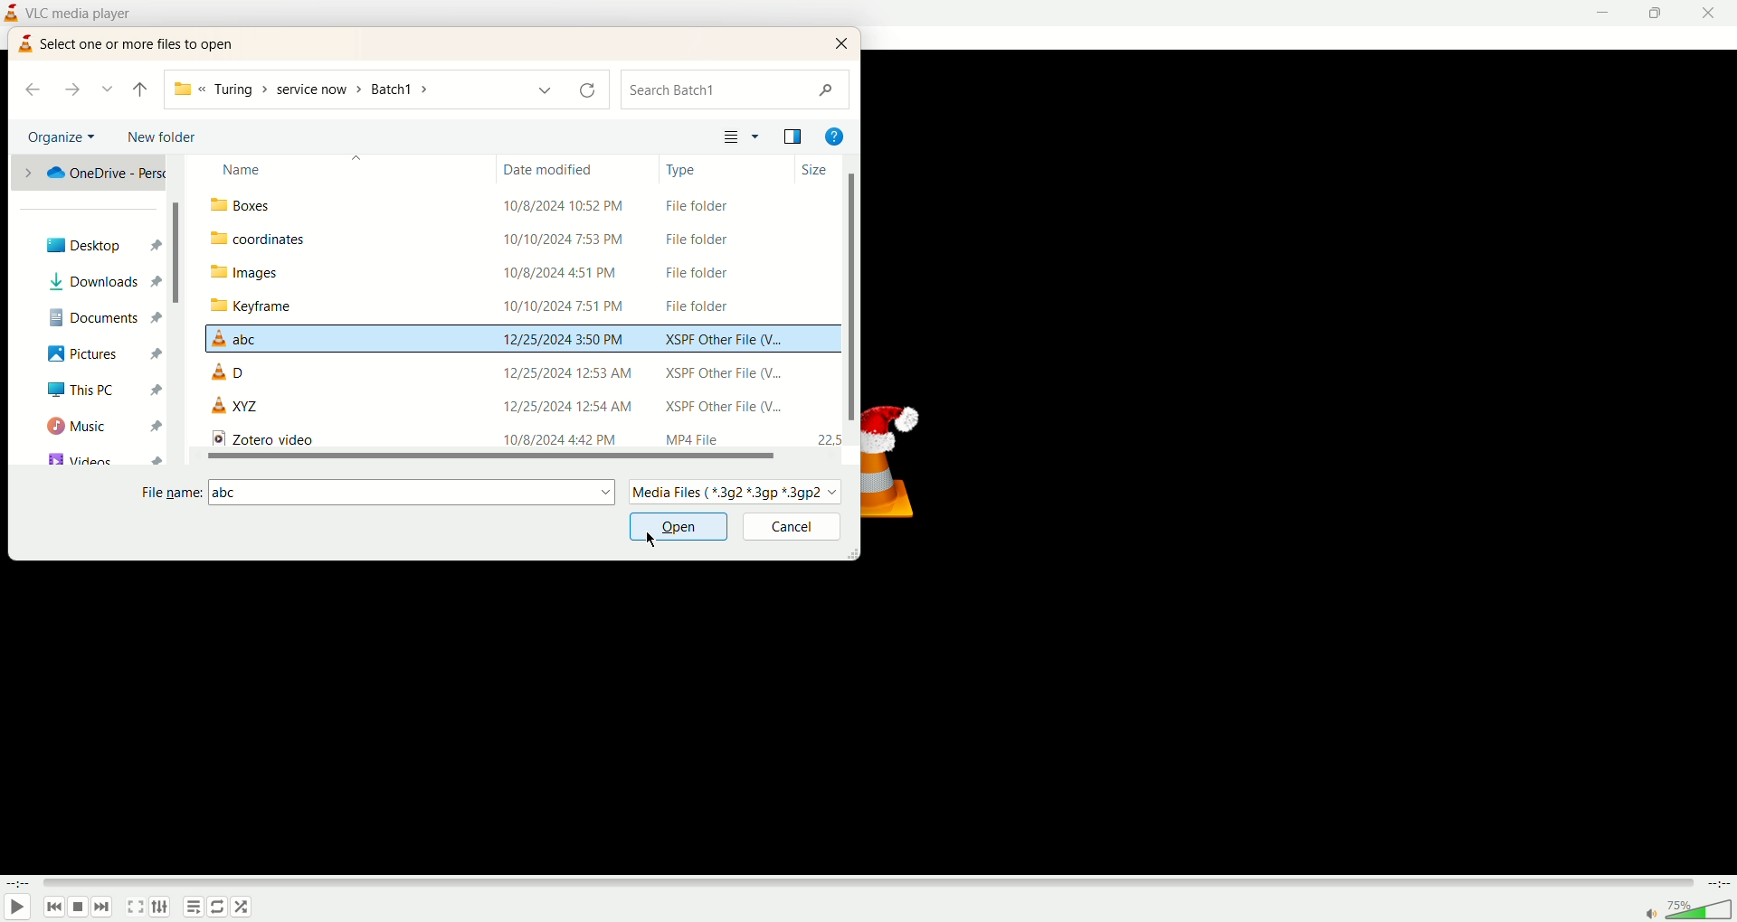 Image resolution: width=1737 pixels, height=922 pixels. Describe the element at coordinates (585, 91) in the screenshot. I see `reload` at that location.